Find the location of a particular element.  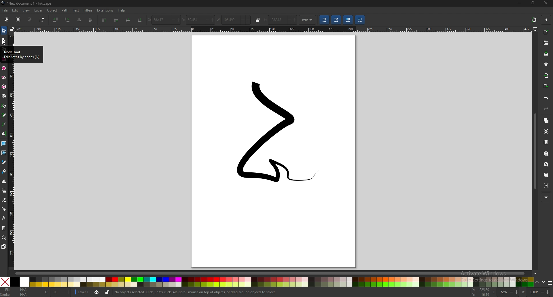

zoom is located at coordinates (505, 292).